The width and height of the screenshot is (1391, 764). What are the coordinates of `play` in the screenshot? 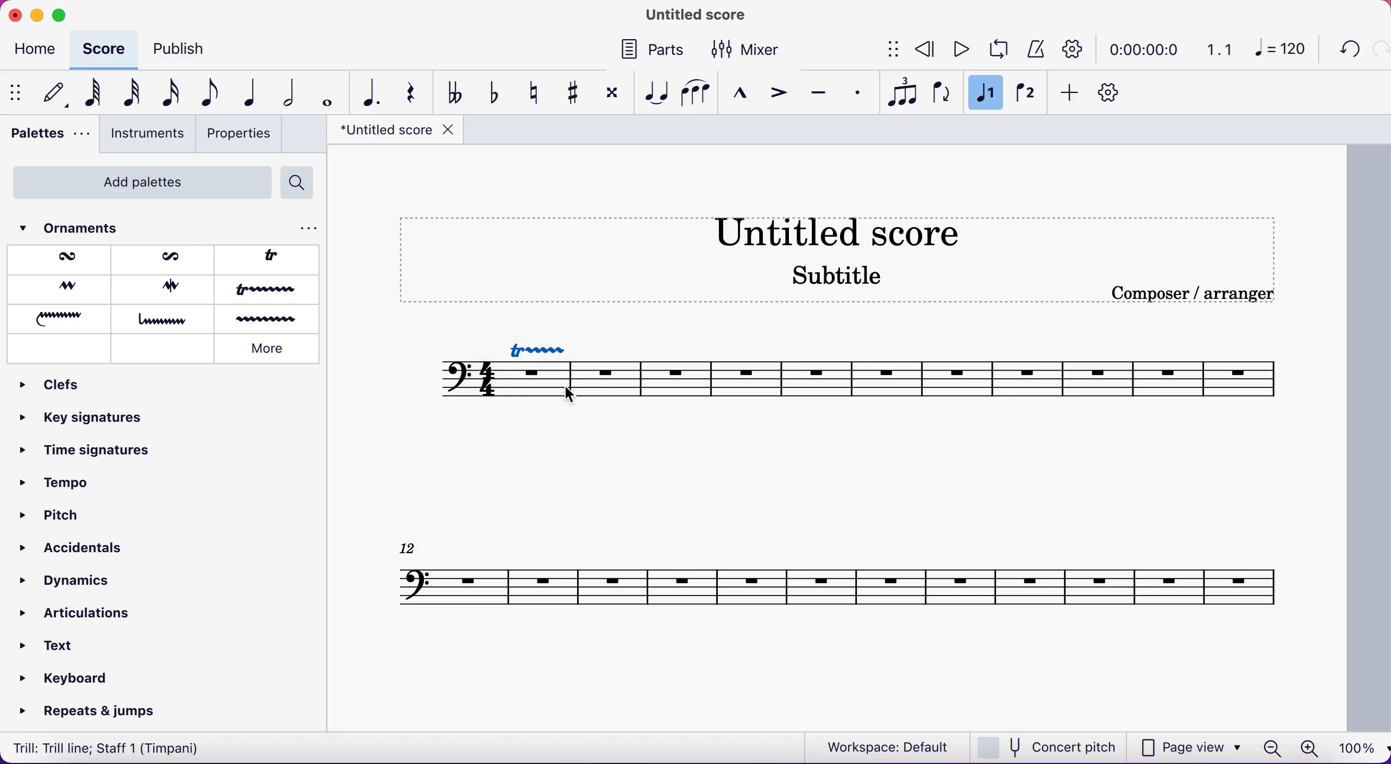 It's located at (961, 51).